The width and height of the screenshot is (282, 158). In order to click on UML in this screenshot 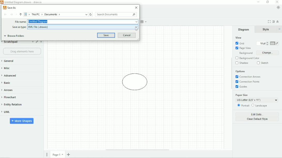, I will do `click(6, 112)`.